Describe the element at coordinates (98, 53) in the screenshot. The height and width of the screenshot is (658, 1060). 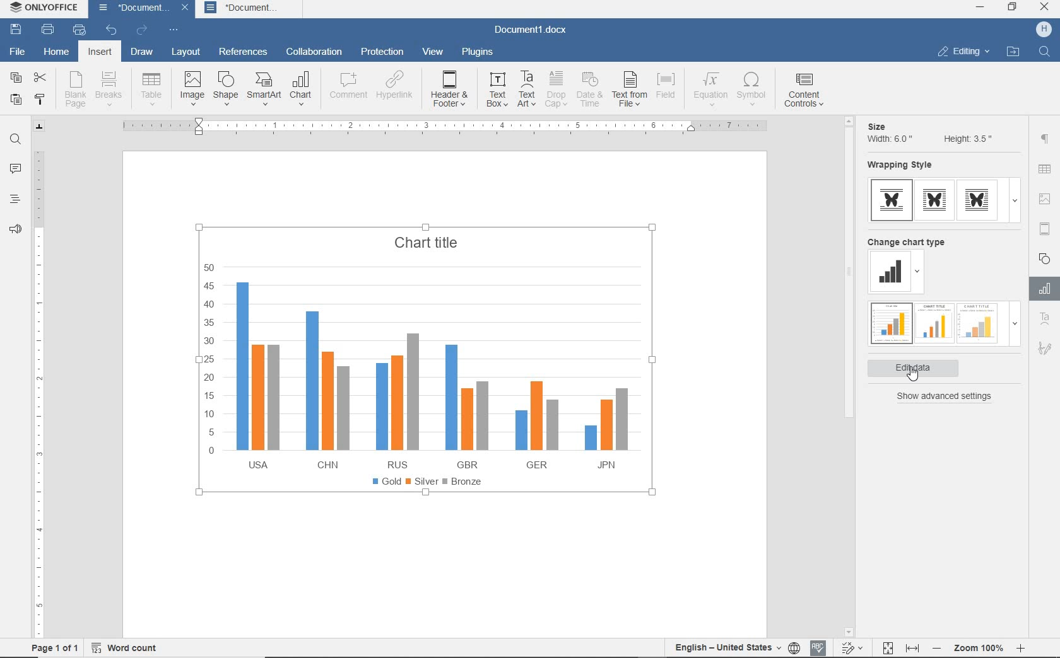
I see `insert` at that location.